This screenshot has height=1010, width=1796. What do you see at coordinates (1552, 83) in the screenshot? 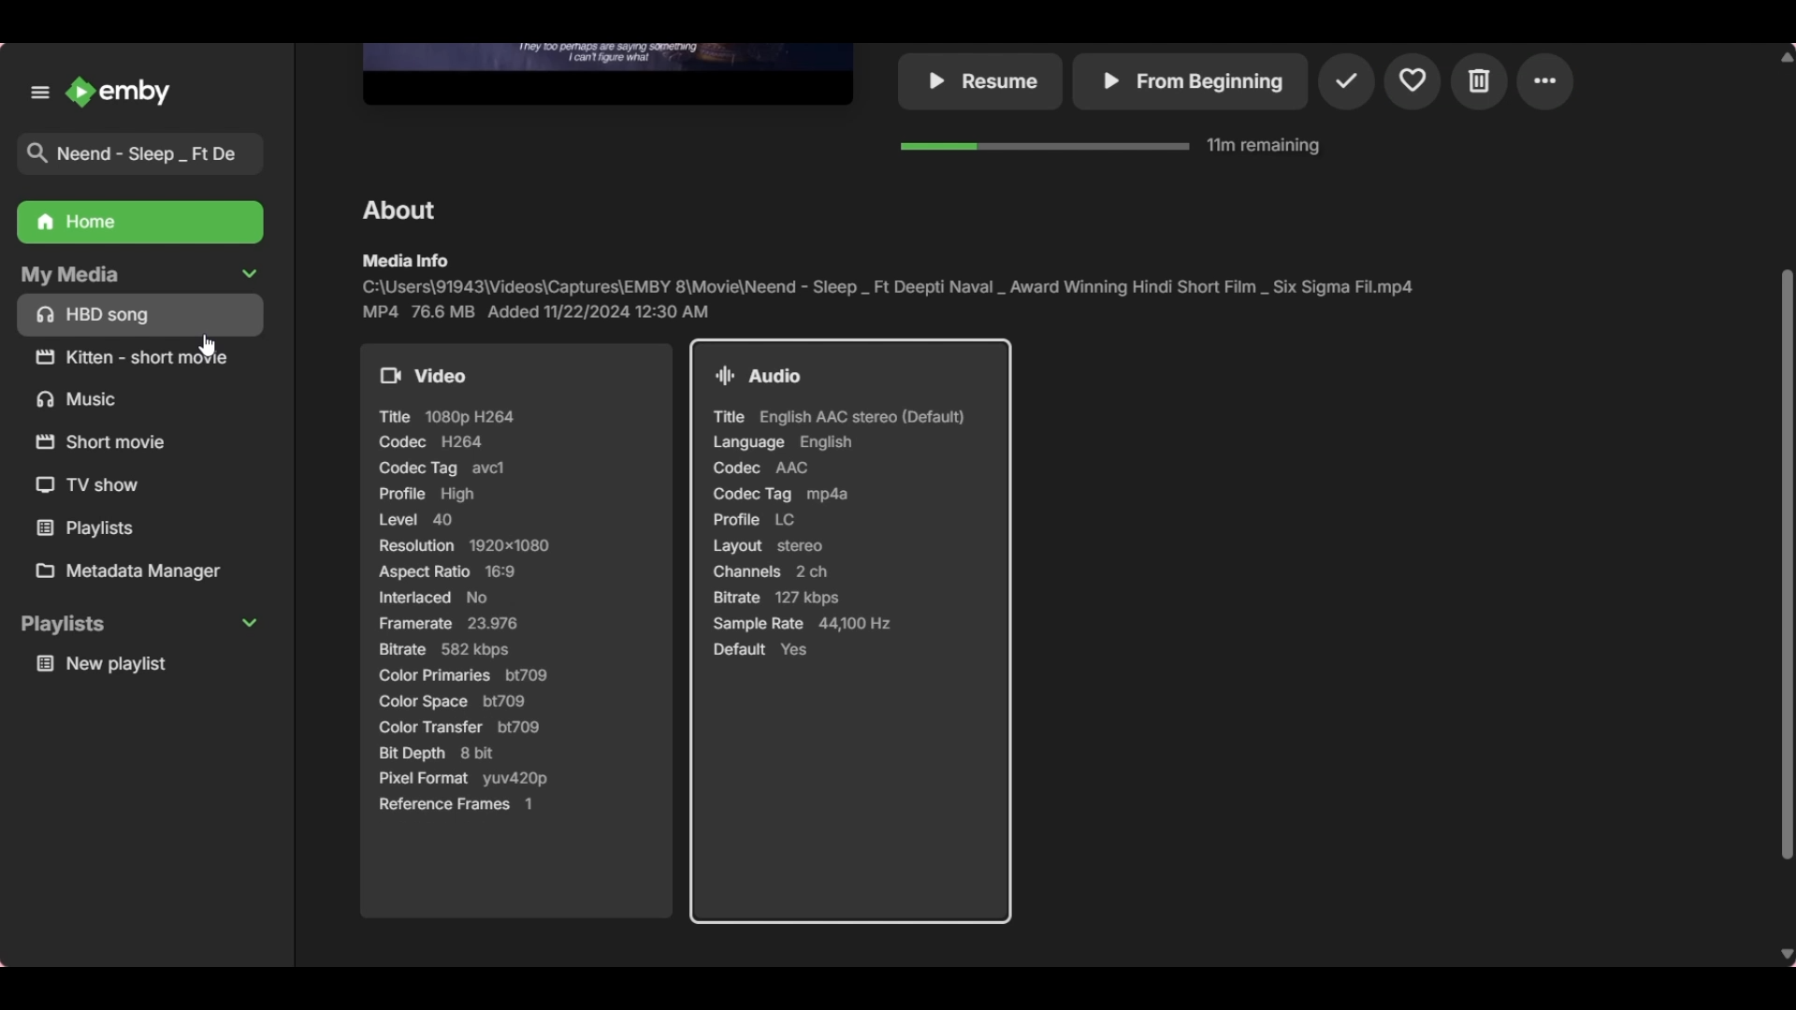
I see `` at bounding box center [1552, 83].